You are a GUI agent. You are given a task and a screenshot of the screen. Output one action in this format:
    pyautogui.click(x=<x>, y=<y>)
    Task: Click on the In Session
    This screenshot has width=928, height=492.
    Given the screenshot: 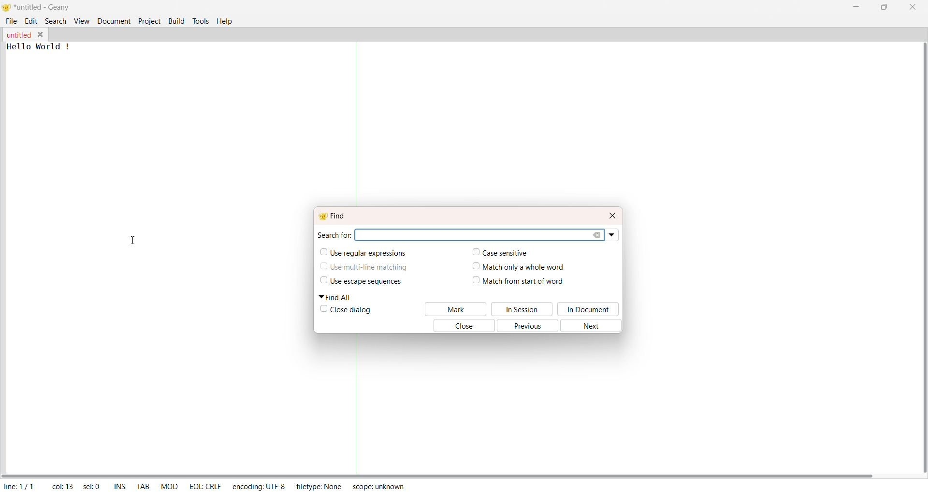 What is the action you would take?
    pyautogui.click(x=523, y=309)
    